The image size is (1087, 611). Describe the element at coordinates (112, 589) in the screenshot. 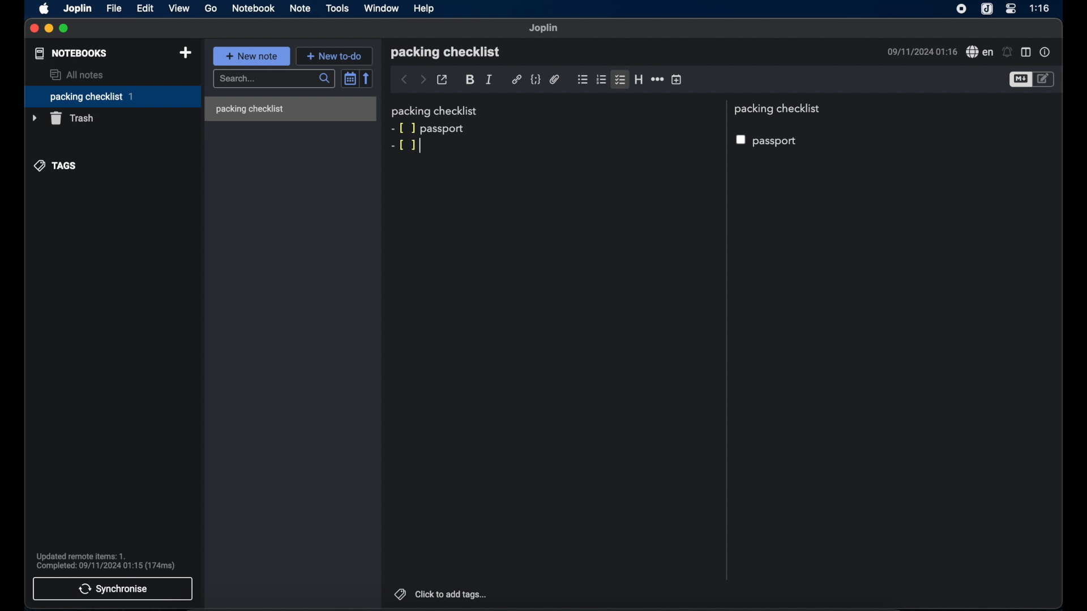

I see `synchronise` at that location.